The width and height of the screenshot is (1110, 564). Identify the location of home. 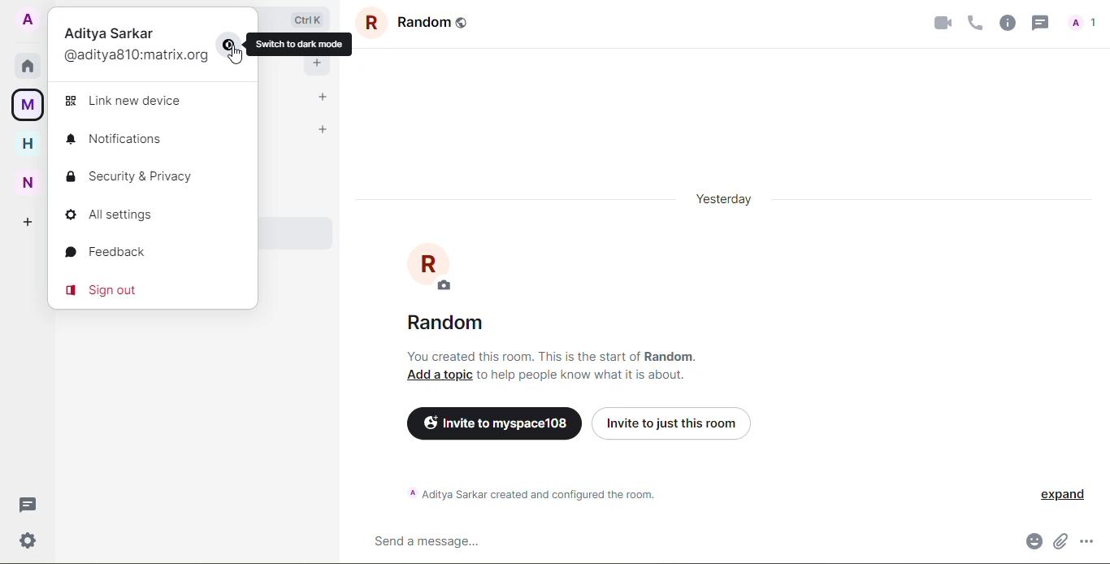
(27, 143).